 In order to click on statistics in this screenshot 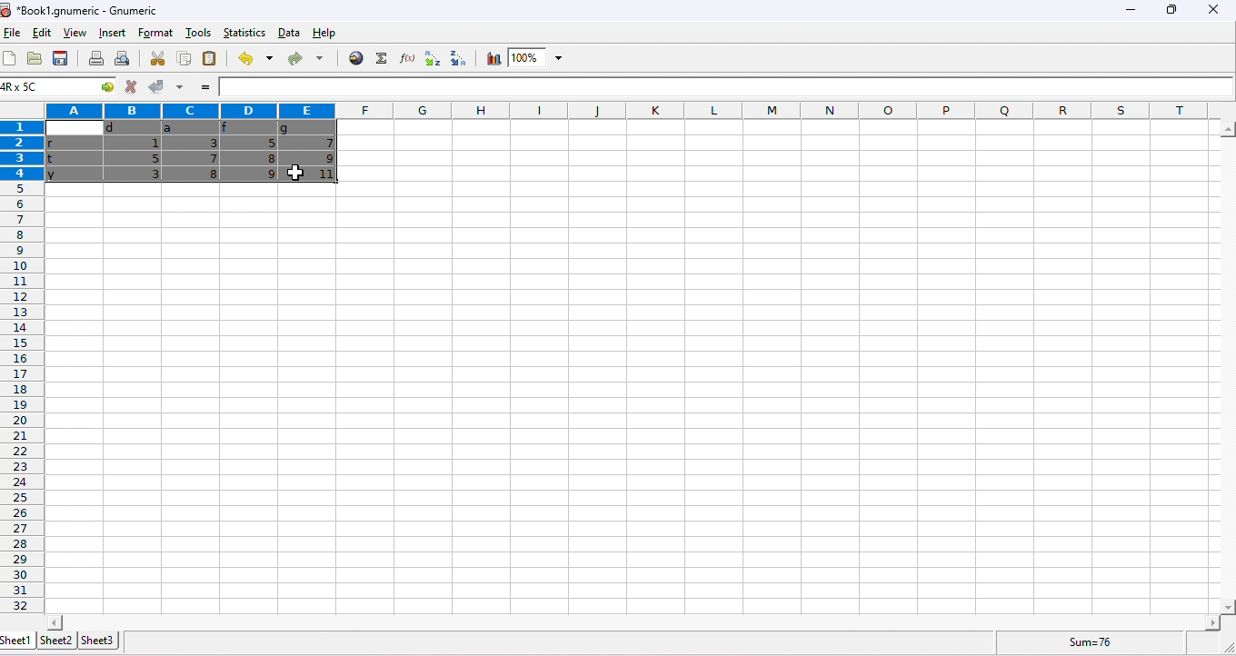, I will do `click(243, 32)`.